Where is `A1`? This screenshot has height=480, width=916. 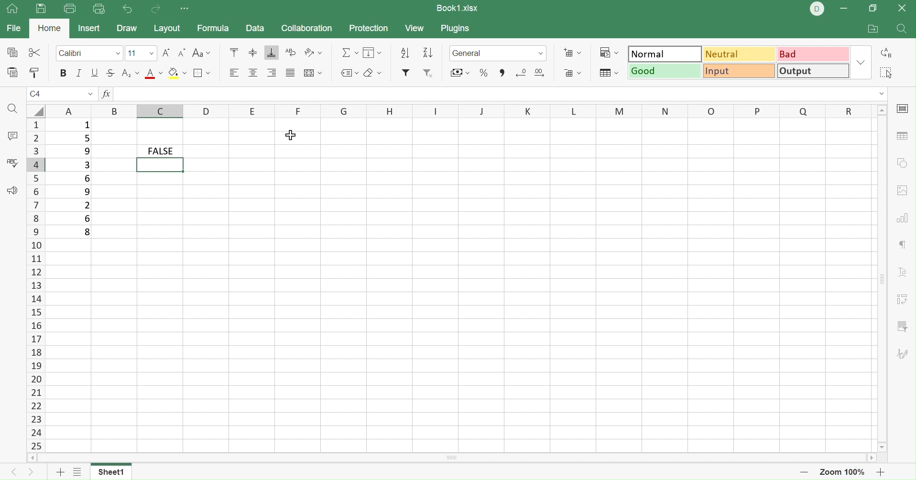
A1 is located at coordinates (36, 95).